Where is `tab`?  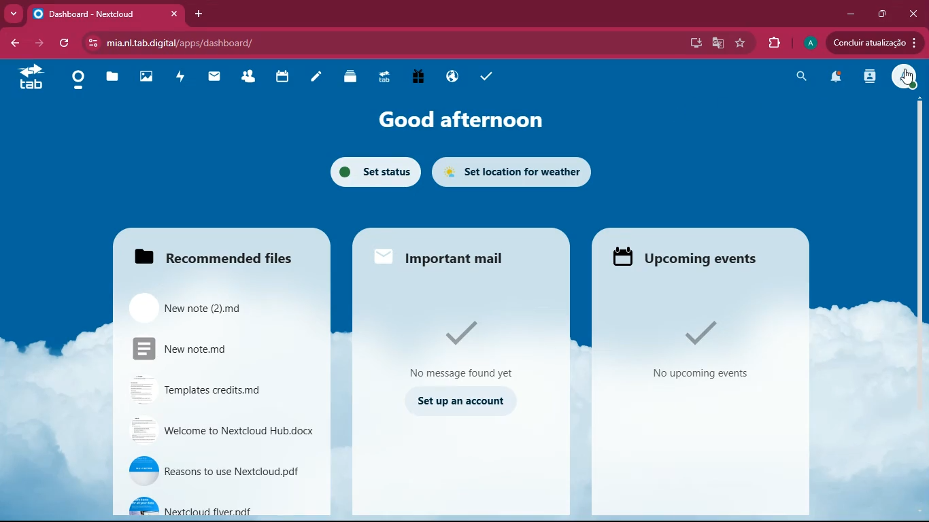
tab is located at coordinates (30, 76).